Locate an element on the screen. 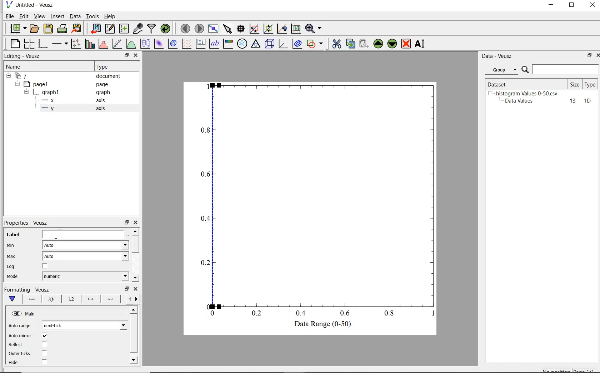 The image size is (600, 373). close is located at coordinates (136, 55).